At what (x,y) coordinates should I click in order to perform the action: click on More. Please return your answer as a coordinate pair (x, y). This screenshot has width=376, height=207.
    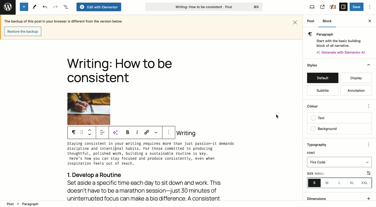
    Looking at the image, I should click on (156, 132).